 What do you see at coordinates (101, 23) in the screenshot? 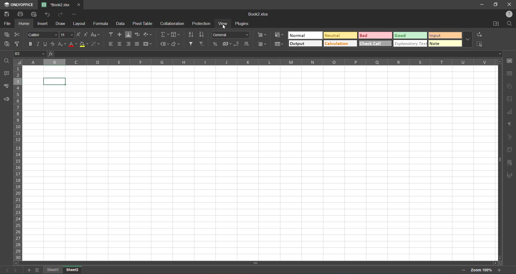
I see `formula` at bounding box center [101, 23].